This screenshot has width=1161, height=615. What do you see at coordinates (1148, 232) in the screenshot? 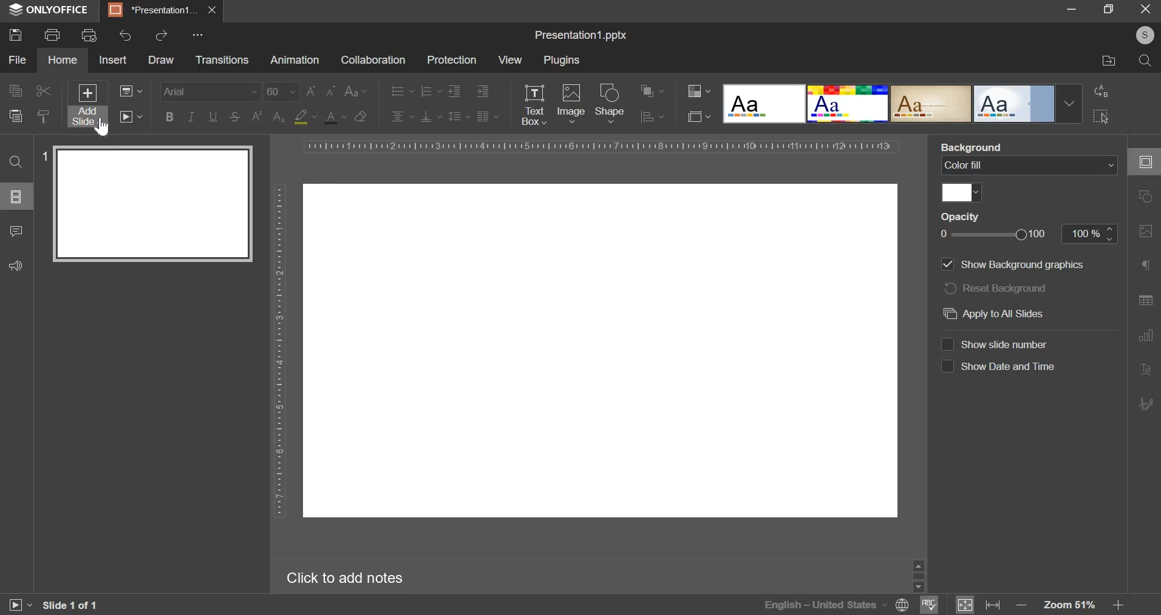
I see `image settings` at bounding box center [1148, 232].